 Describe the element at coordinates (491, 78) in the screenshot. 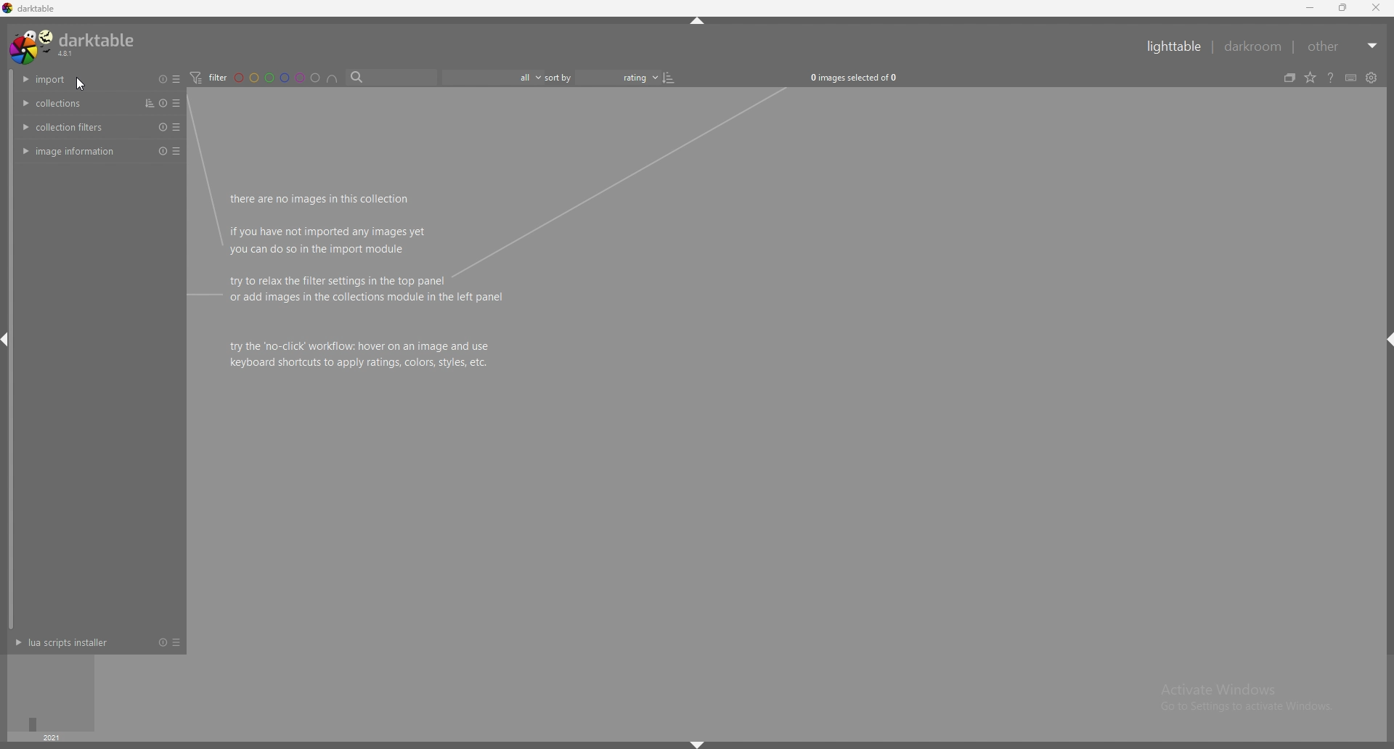

I see `filter by images rating` at that location.